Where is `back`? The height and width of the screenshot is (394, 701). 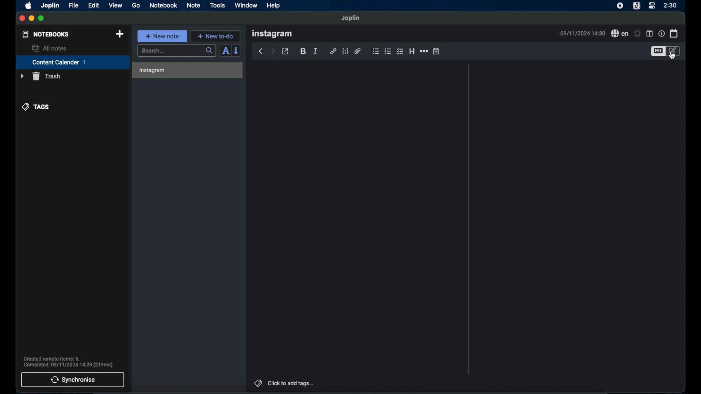 back is located at coordinates (261, 51).